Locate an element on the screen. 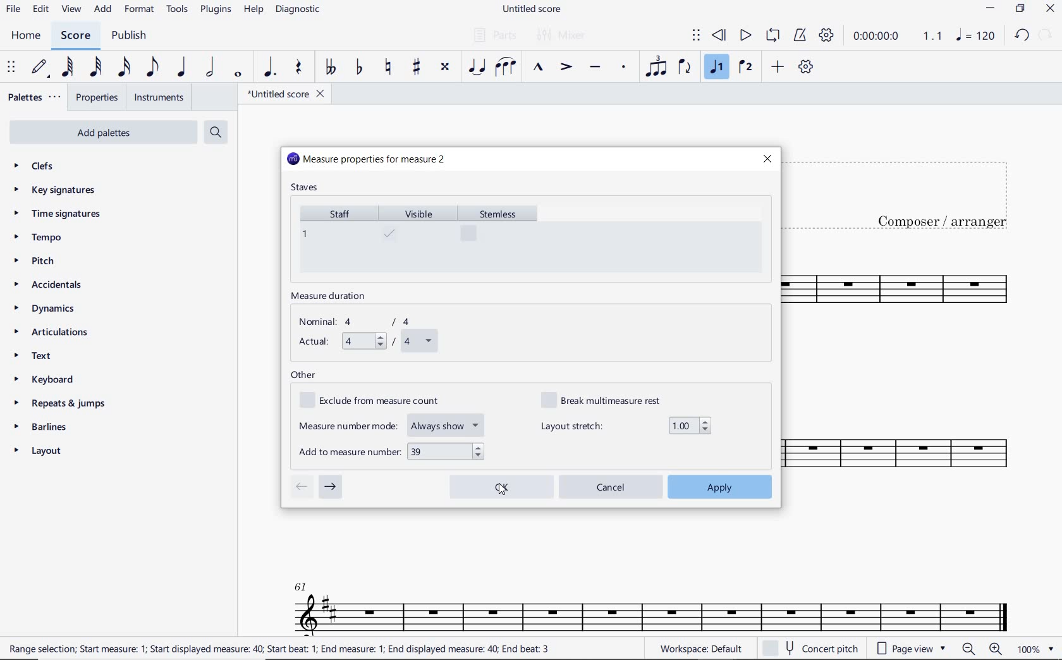 The width and height of the screenshot is (1062, 660). 16TH NOTE is located at coordinates (123, 68).